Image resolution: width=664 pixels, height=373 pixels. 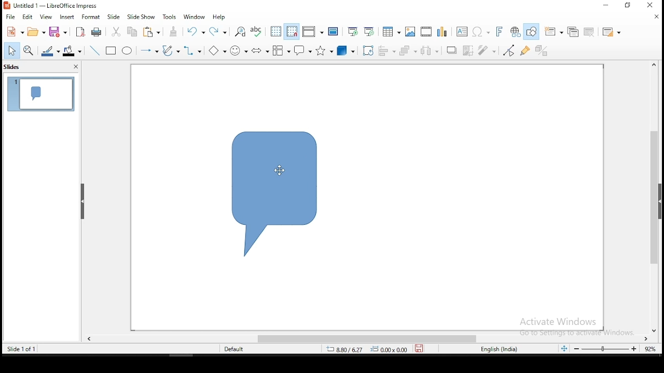 I want to click on fit slide to current window, so click(x=564, y=349).